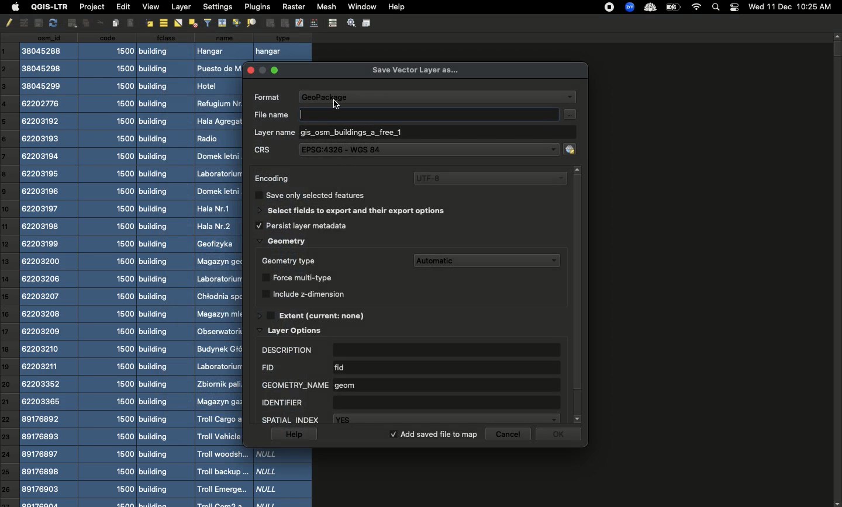 This screenshot has width=842, height=507. What do you see at coordinates (23, 23) in the screenshot?
I see `Undo` at bounding box center [23, 23].